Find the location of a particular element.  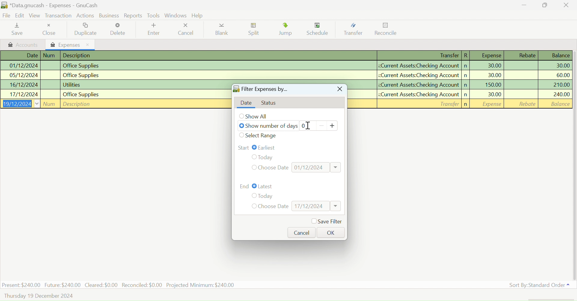

Reports is located at coordinates (133, 16).